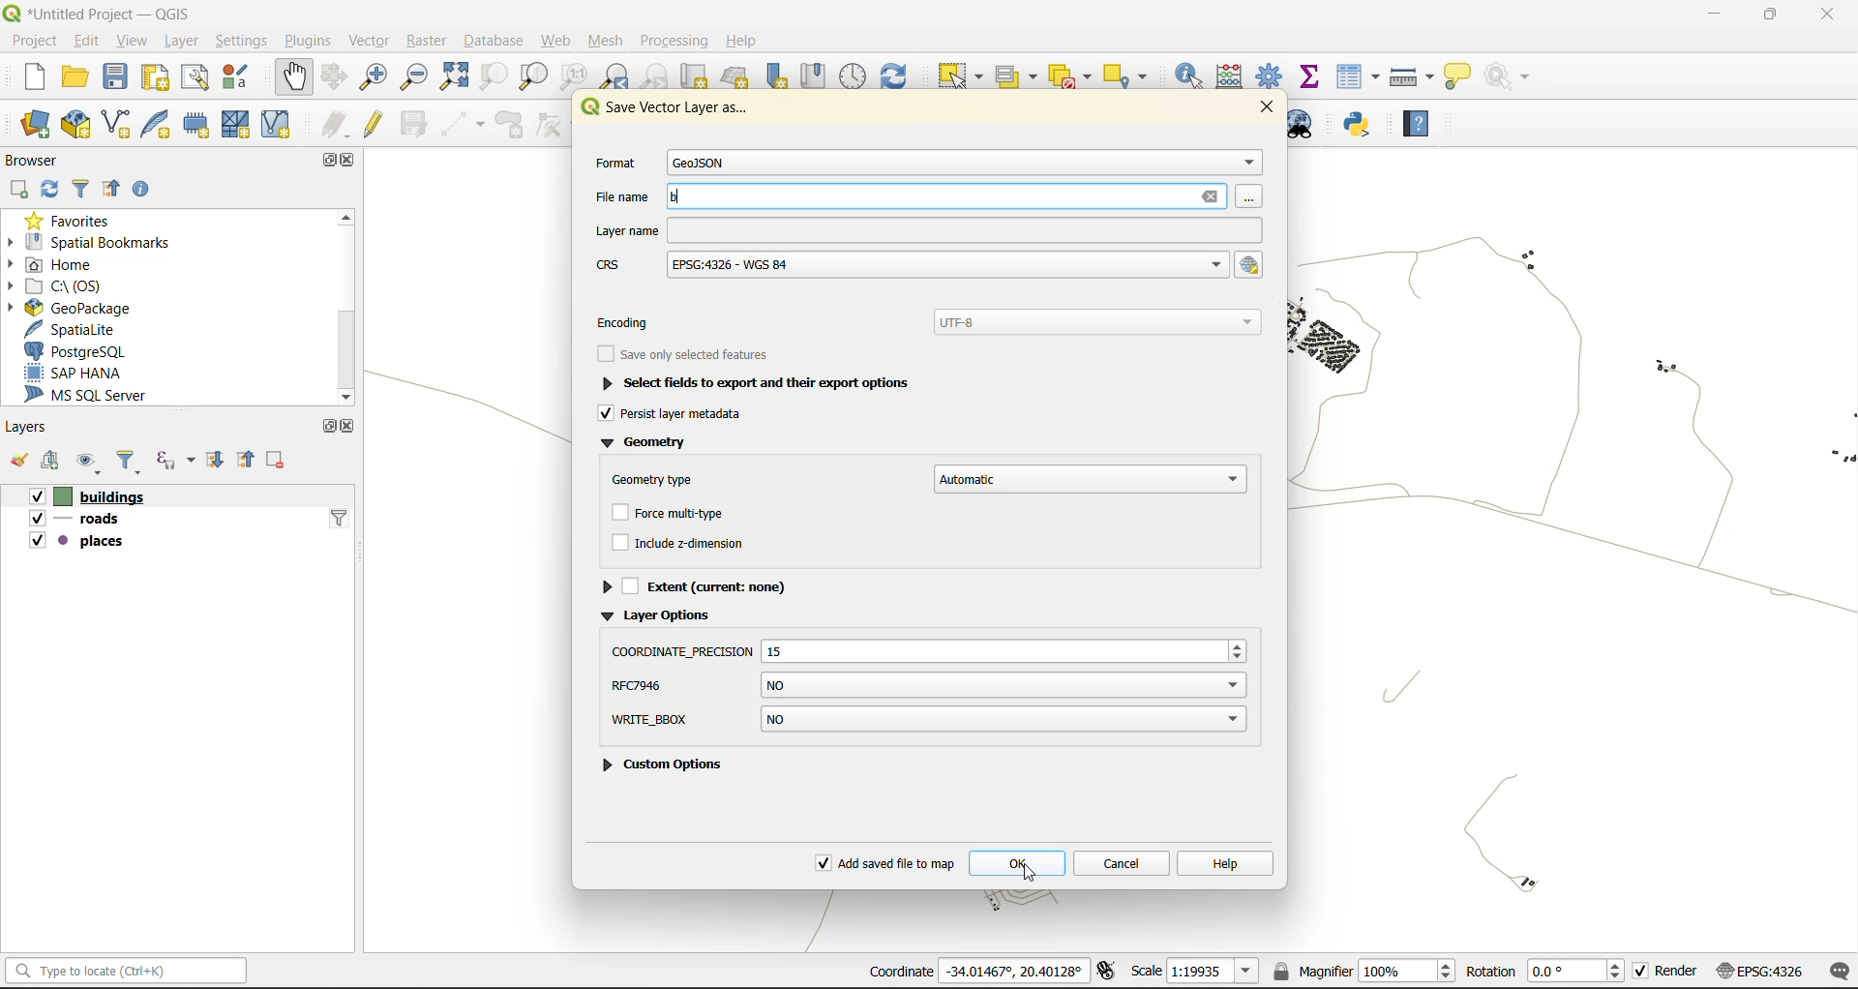  Describe the element at coordinates (817, 76) in the screenshot. I see `show spatial bookmark` at that location.